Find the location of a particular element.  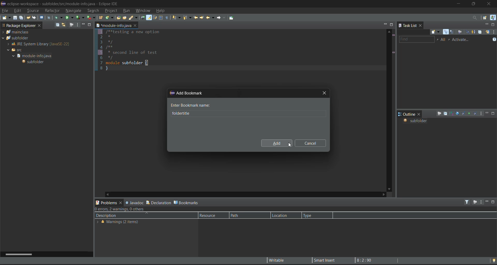

problems is located at coordinates (109, 202).